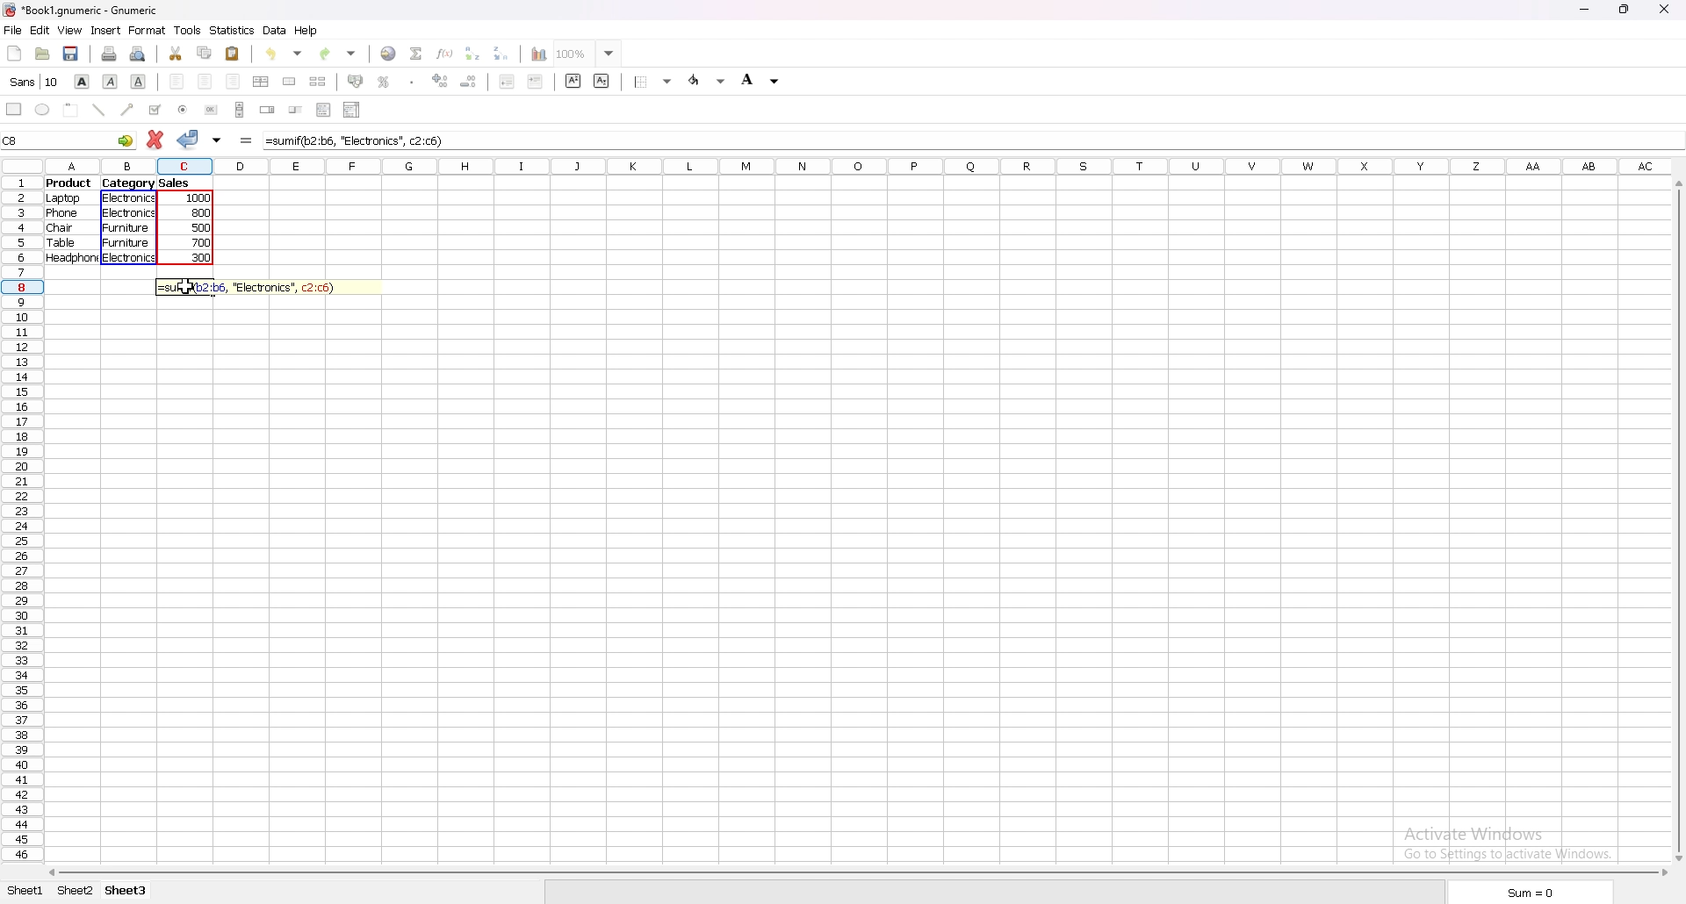  What do you see at coordinates (473, 53) in the screenshot?
I see `sort ascending` at bounding box center [473, 53].